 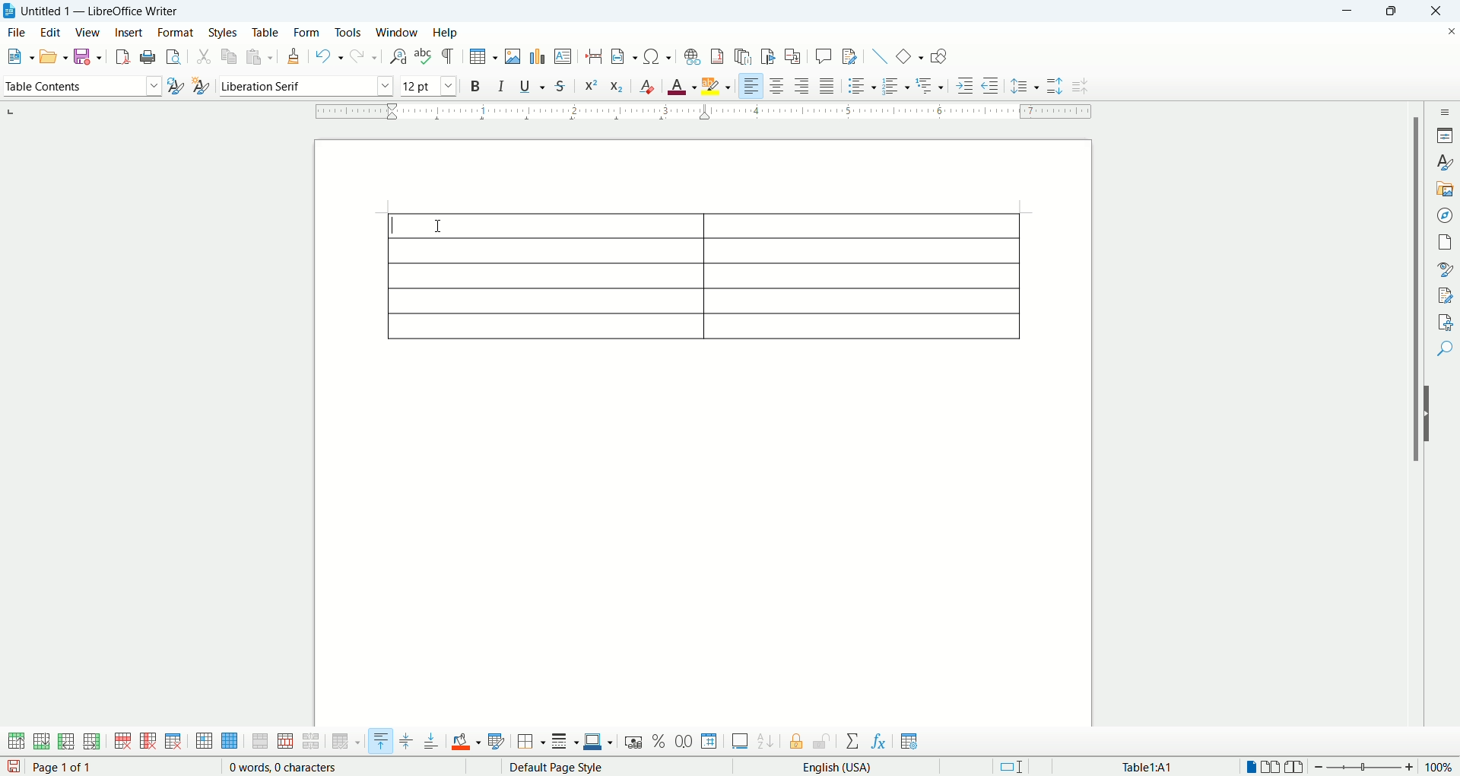 What do you see at coordinates (766, 739) in the screenshot?
I see `sort` at bounding box center [766, 739].